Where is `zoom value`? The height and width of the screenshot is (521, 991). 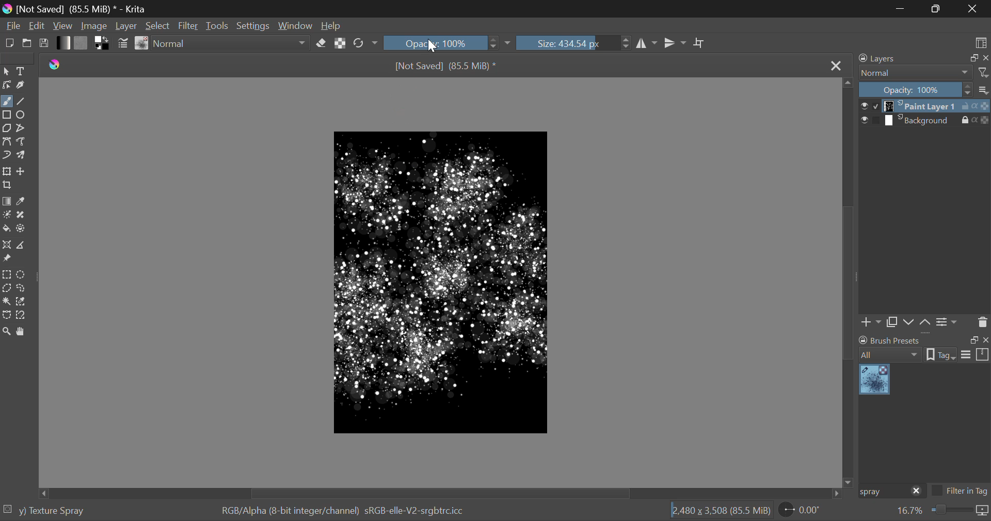
zoom value is located at coordinates (909, 511).